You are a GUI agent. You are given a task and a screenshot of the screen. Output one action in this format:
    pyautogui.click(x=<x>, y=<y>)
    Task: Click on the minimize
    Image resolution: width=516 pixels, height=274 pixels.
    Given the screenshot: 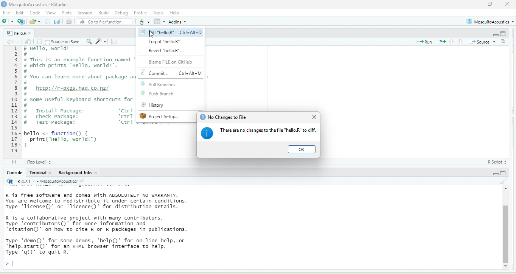 What is the action you would take?
    pyautogui.click(x=474, y=4)
    